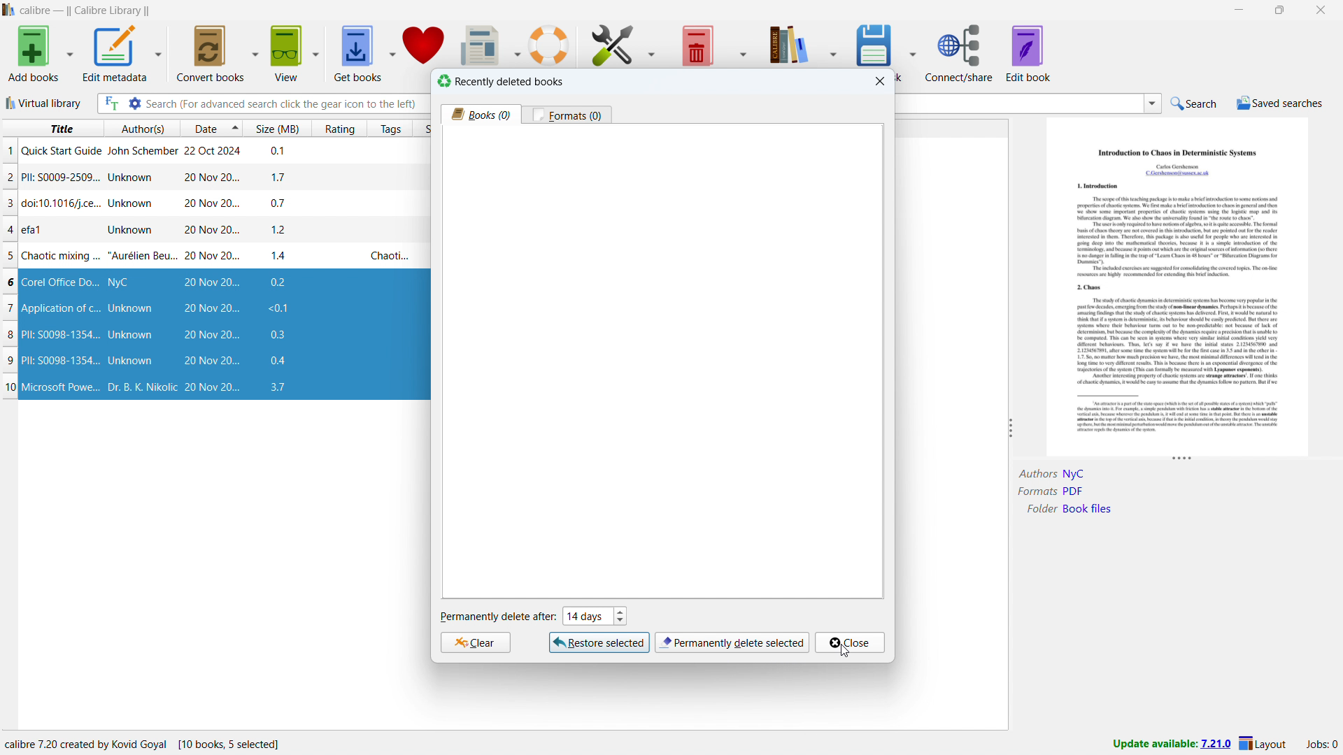 The width and height of the screenshot is (1343, 755). Describe the element at coordinates (208, 152) in the screenshot. I see `single book entry` at that location.